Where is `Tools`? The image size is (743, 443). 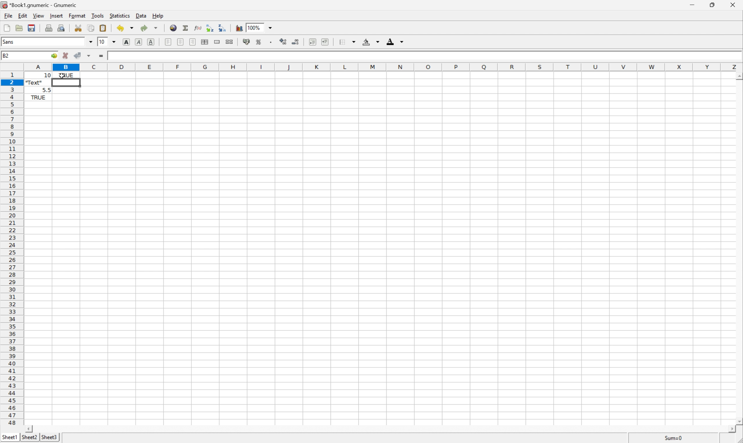 Tools is located at coordinates (98, 16).